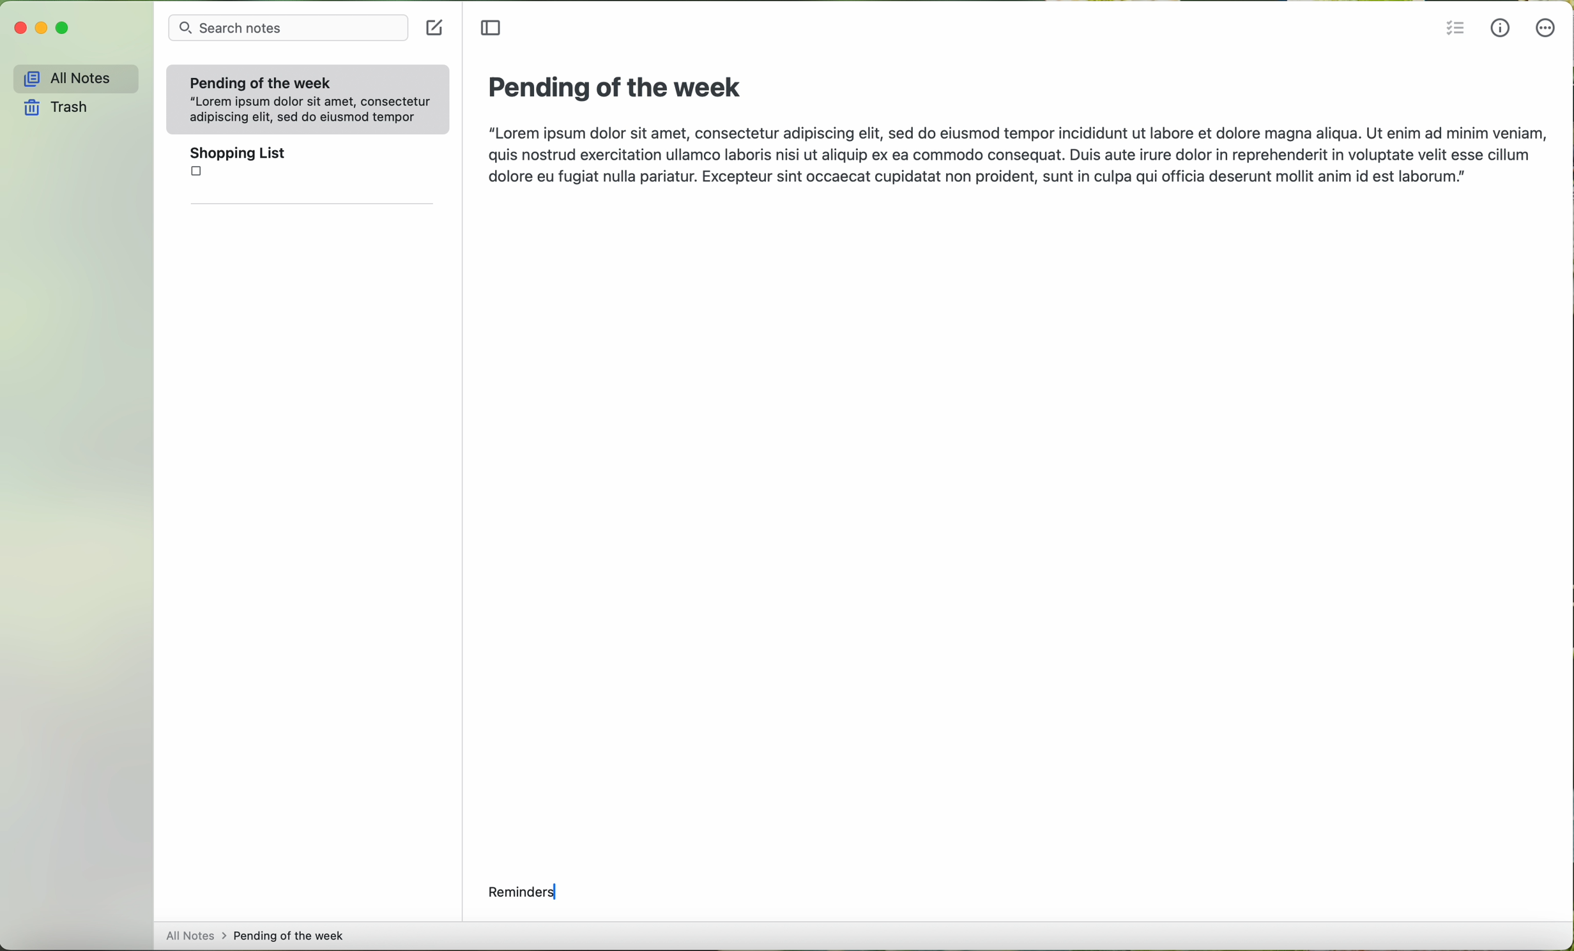 The height and width of the screenshot is (951, 1574). What do you see at coordinates (560, 893) in the screenshot?
I see `cursor` at bounding box center [560, 893].